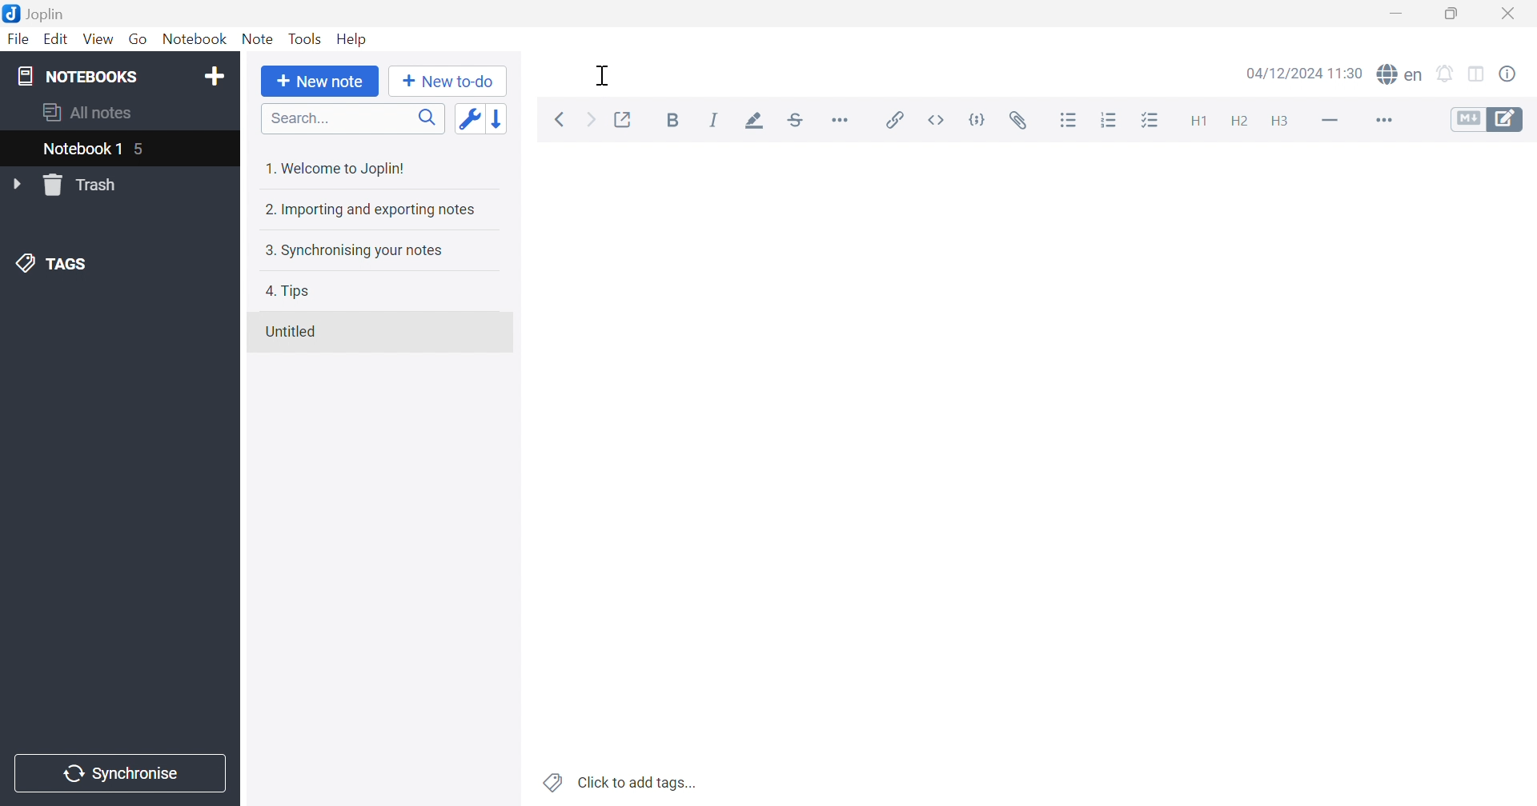 The image size is (1537, 806). Describe the element at coordinates (621, 782) in the screenshot. I see `Click to add tags...` at that location.